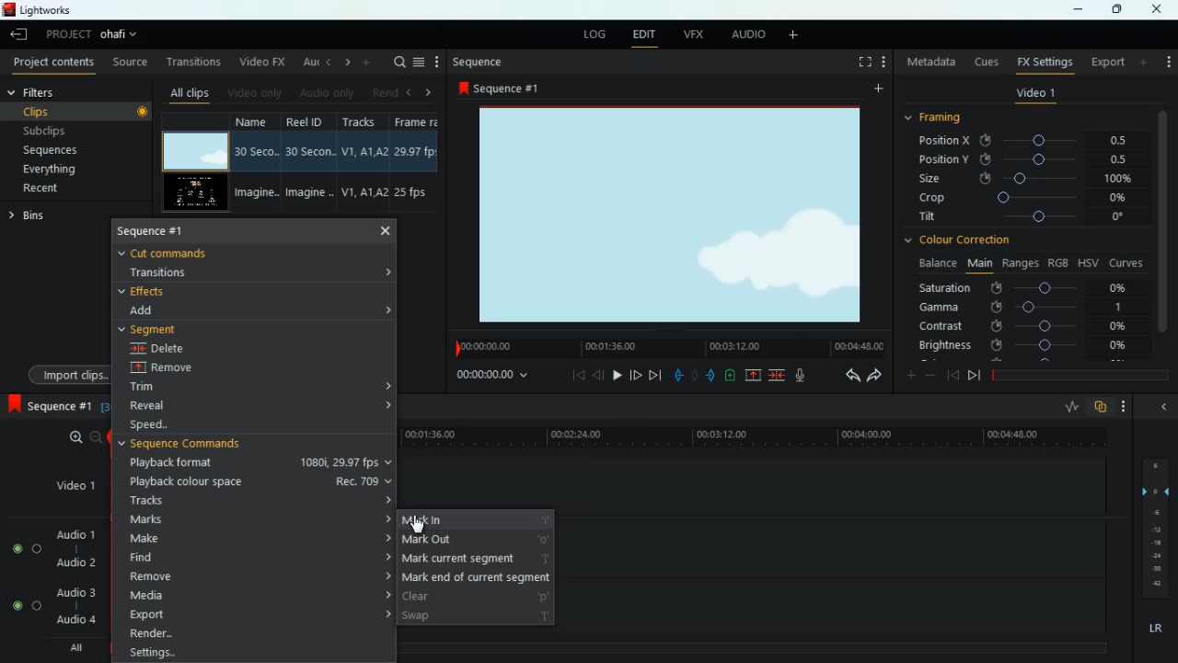 Image resolution: width=1178 pixels, height=663 pixels. I want to click on more, so click(439, 61).